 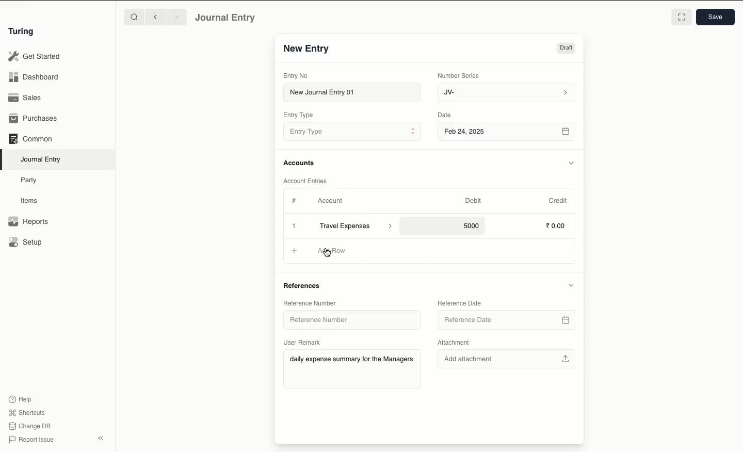 What do you see at coordinates (226, 18) in the screenshot?
I see `Journal Entry` at bounding box center [226, 18].